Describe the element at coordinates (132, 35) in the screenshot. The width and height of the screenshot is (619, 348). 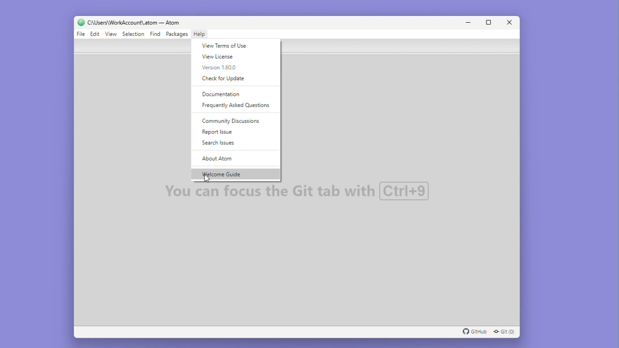
I see `Selection` at that location.